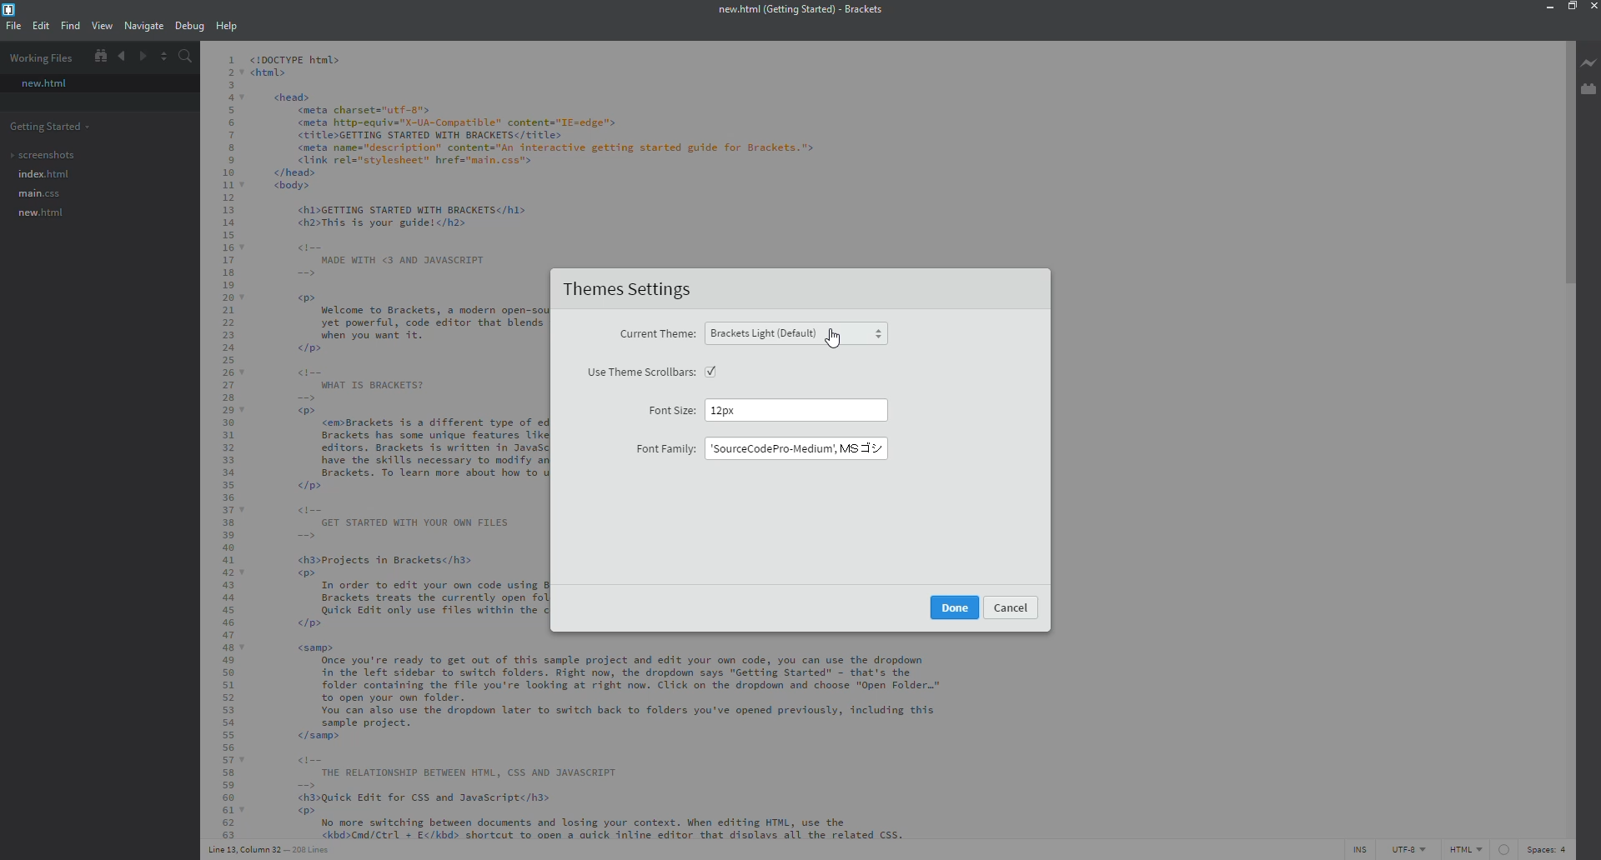 This screenshot has height=860, width=1601. What do you see at coordinates (1411, 849) in the screenshot?
I see `utf` at bounding box center [1411, 849].